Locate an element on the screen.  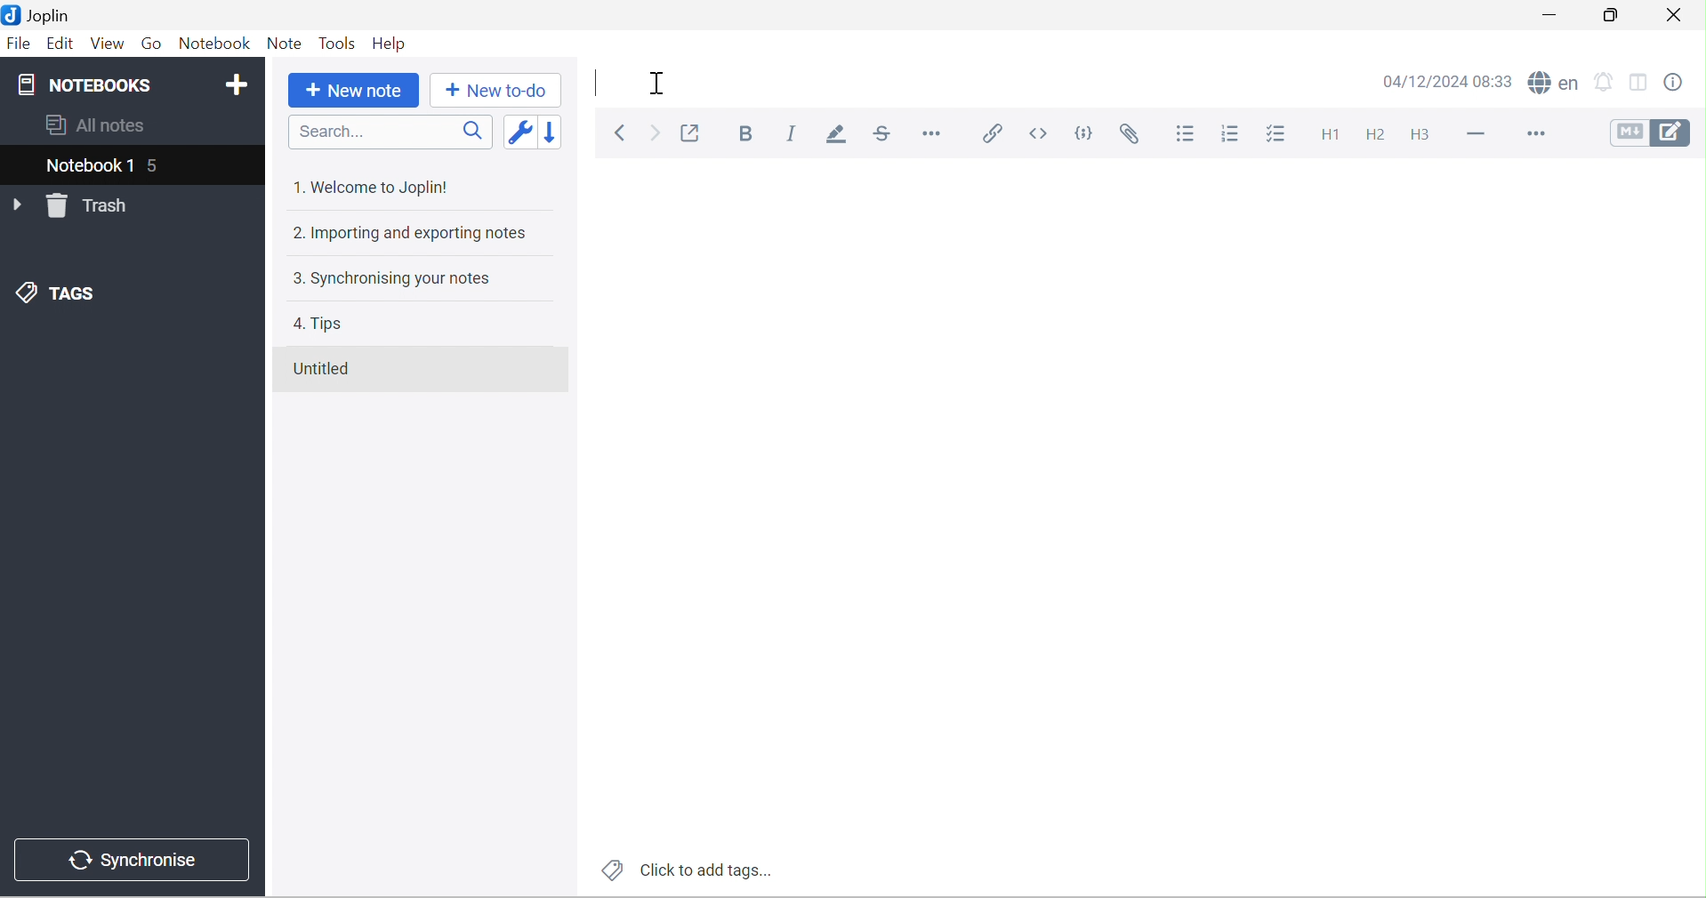
More is located at coordinates (1536, 132).